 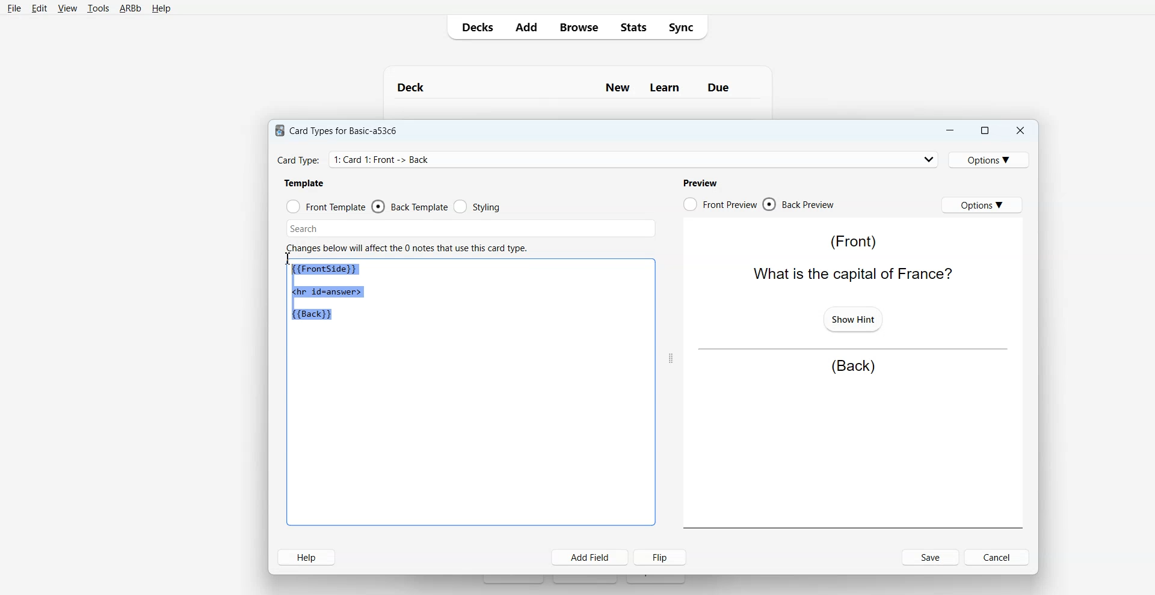 I want to click on (Back), so click(x=853, y=367).